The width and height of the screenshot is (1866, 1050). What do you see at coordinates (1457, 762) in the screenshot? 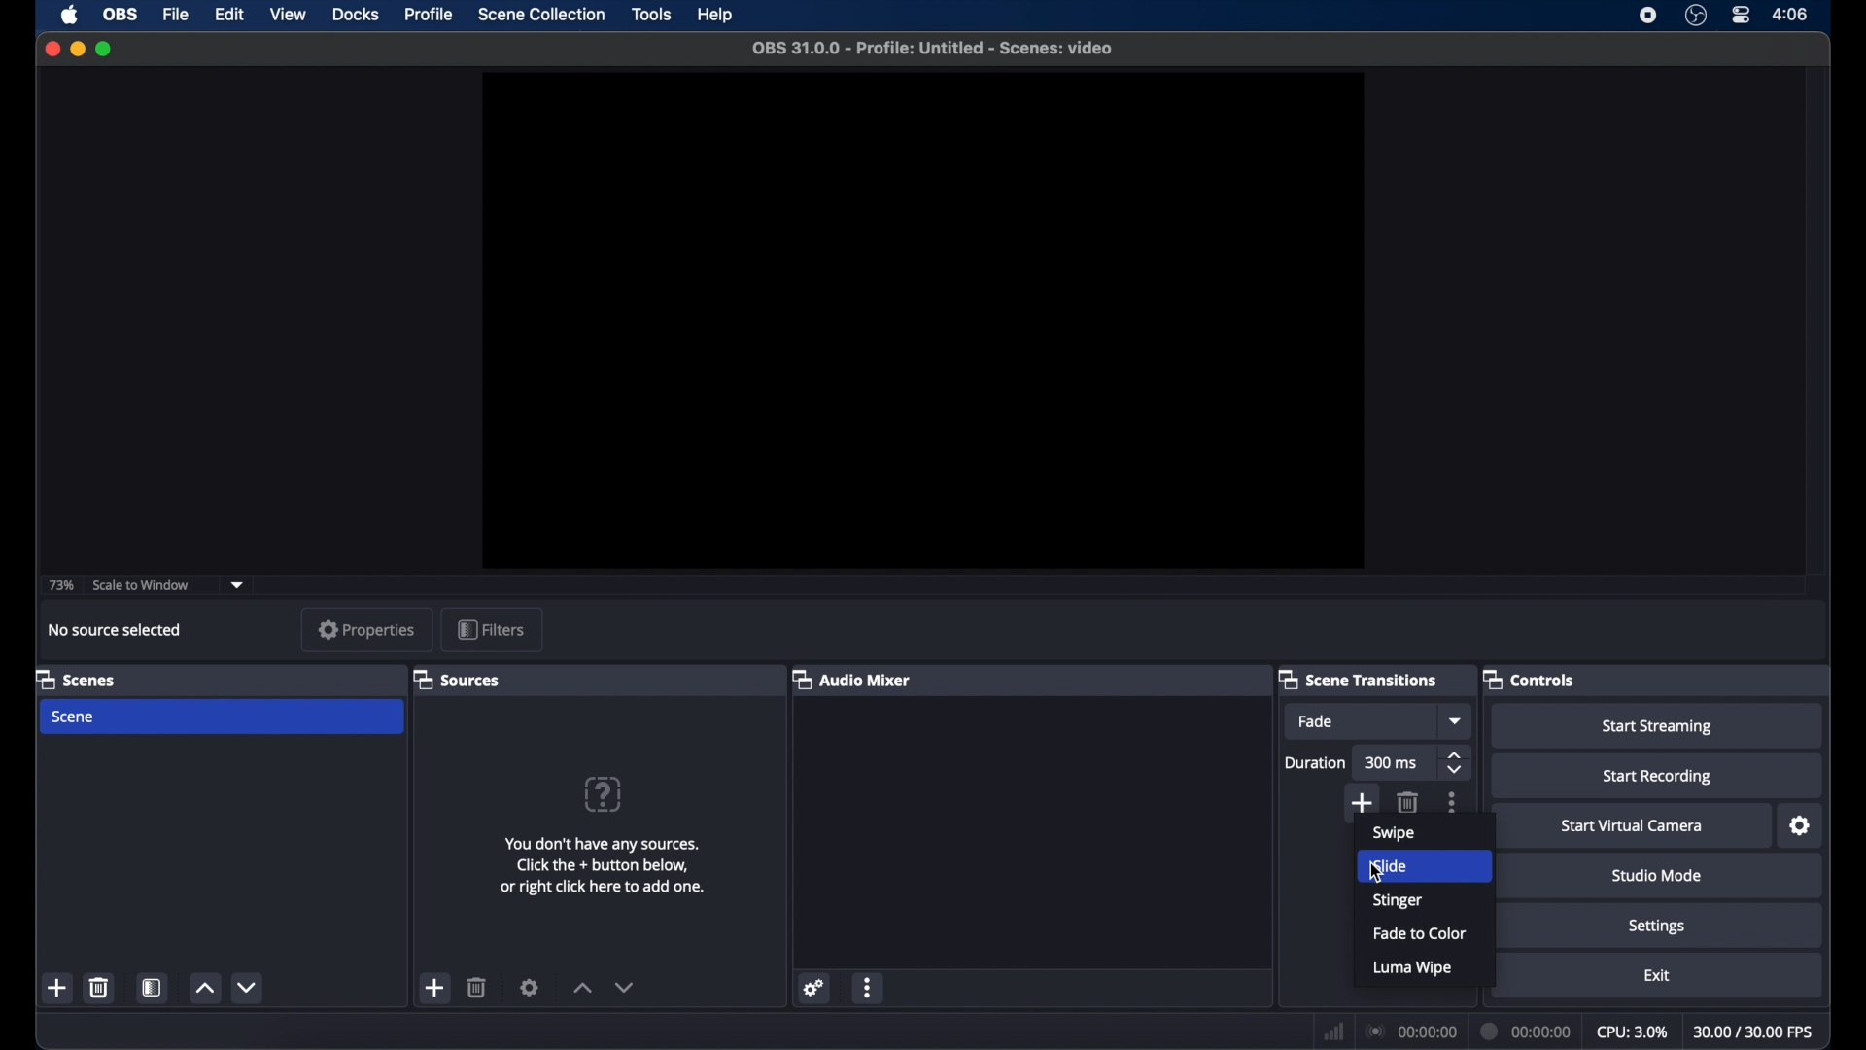
I see `stepper button` at bounding box center [1457, 762].